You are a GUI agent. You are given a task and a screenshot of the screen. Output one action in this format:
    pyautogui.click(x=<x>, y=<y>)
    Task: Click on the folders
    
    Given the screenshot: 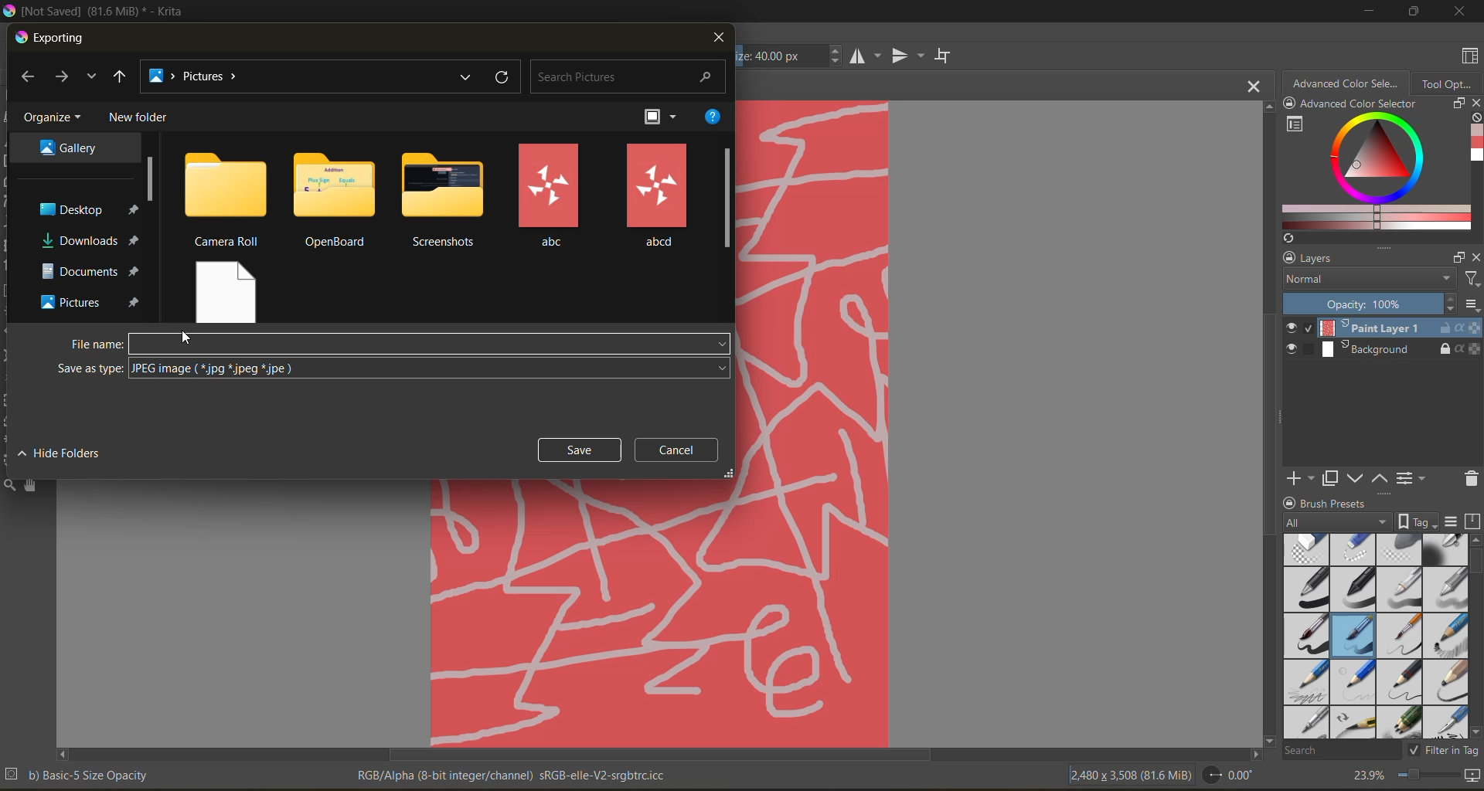 What is the action you would take?
    pyautogui.click(x=657, y=195)
    